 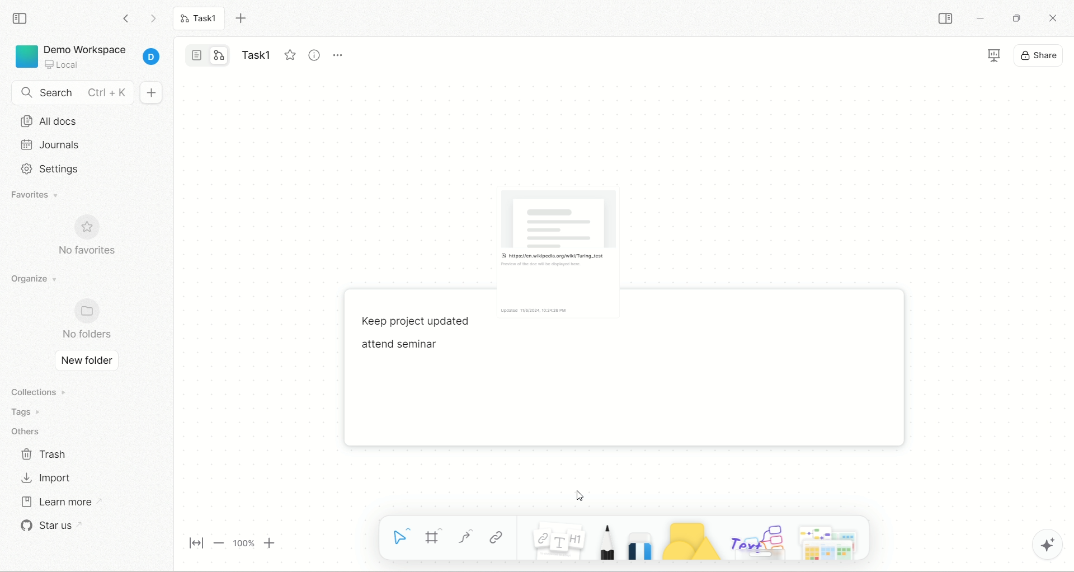 What do you see at coordinates (41, 391) in the screenshot?
I see `collections` at bounding box center [41, 391].